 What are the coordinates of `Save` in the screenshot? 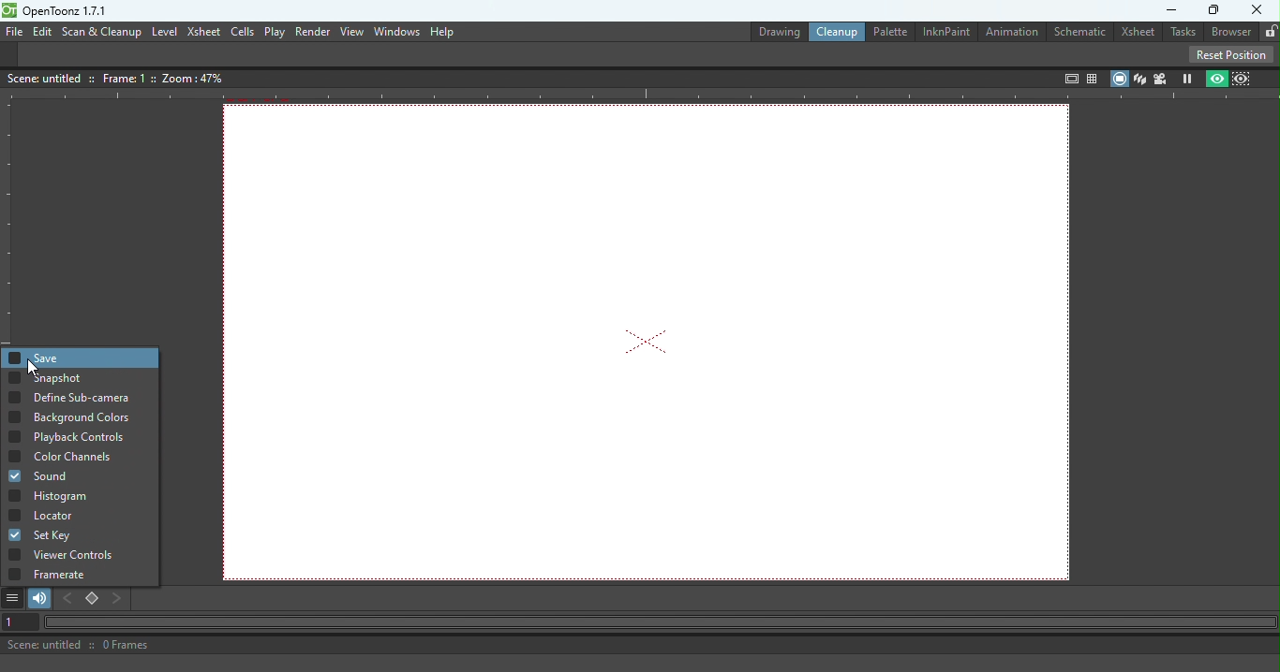 It's located at (34, 358).